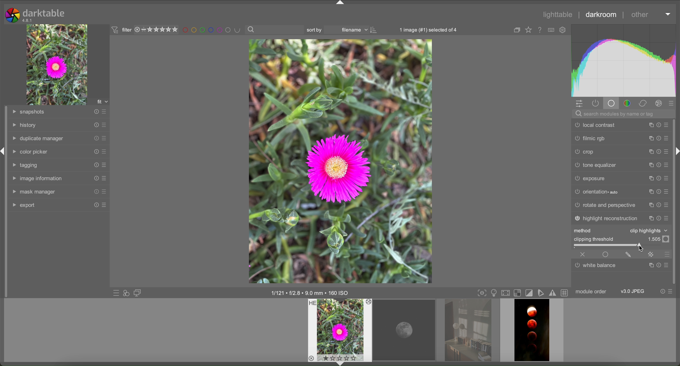 The height and width of the screenshot is (366, 680). I want to click on copy, so click(651, 266).